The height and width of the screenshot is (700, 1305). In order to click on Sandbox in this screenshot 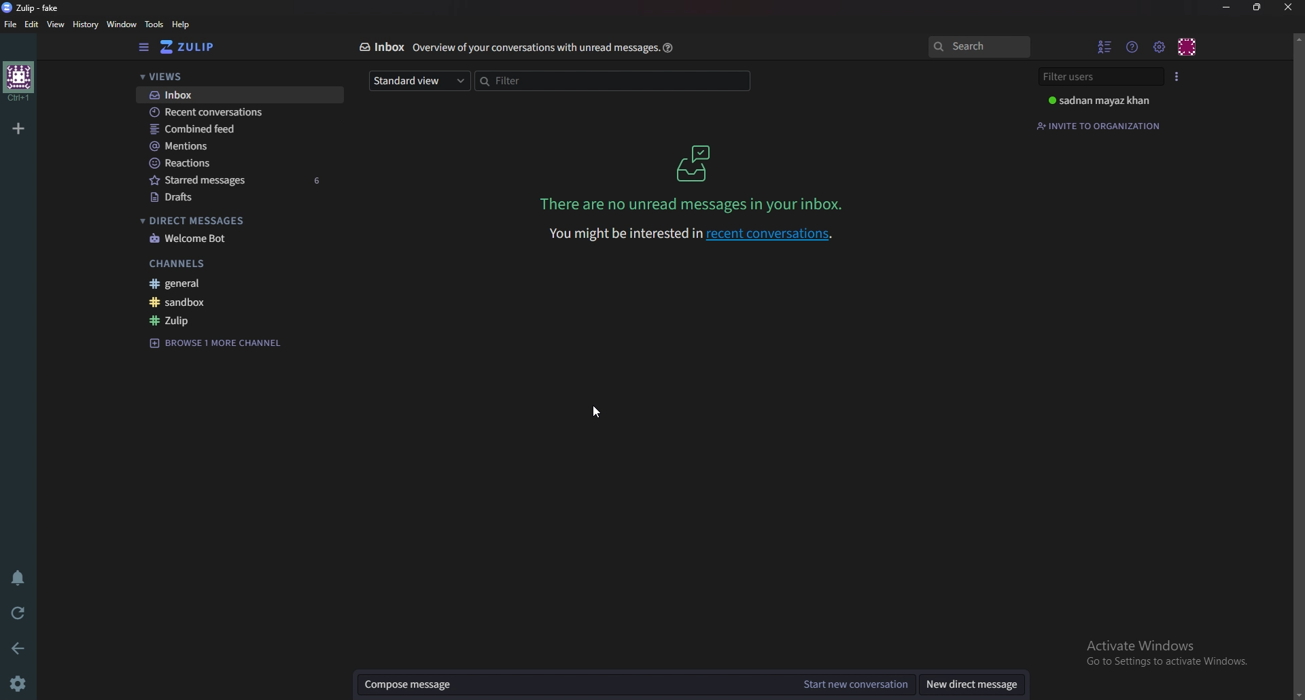, I will do `click(226, 302)`.